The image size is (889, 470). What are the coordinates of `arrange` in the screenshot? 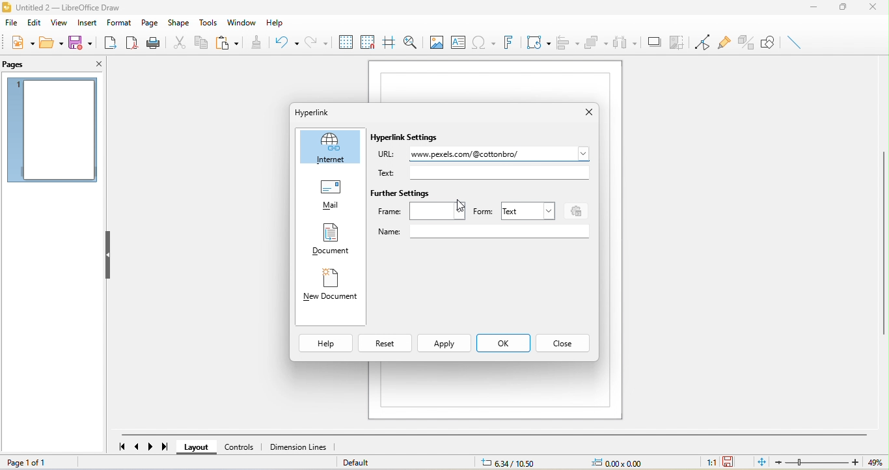 It's located at (597, 42).